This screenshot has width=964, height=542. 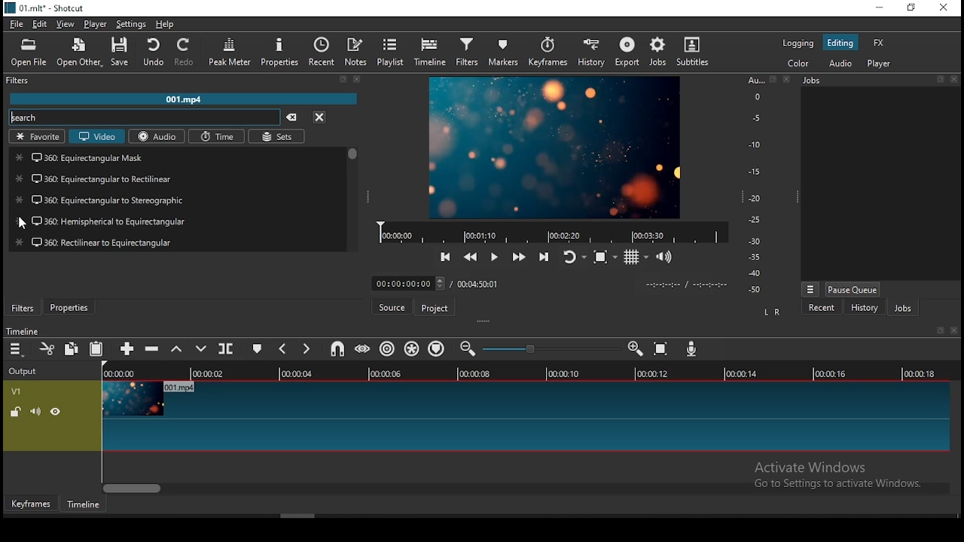 What do you see at coordinates (157, 136) in the screenshot?
I see `audio` at bounding box center [157, 136].